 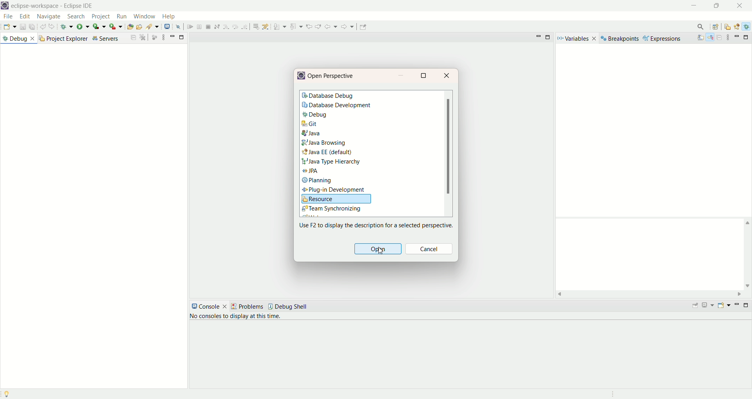 What do you see at coordinates (332, 76) in the screenshot?
I see `open perspective` at bounding box center [332, 76].